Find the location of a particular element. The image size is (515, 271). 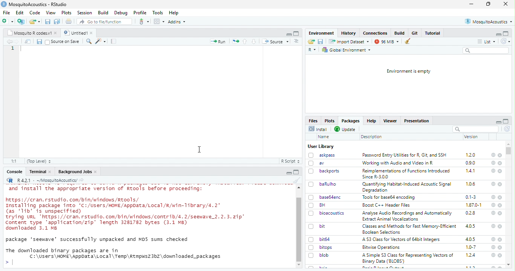

(Top Level) is located at coordinates (39, 161).